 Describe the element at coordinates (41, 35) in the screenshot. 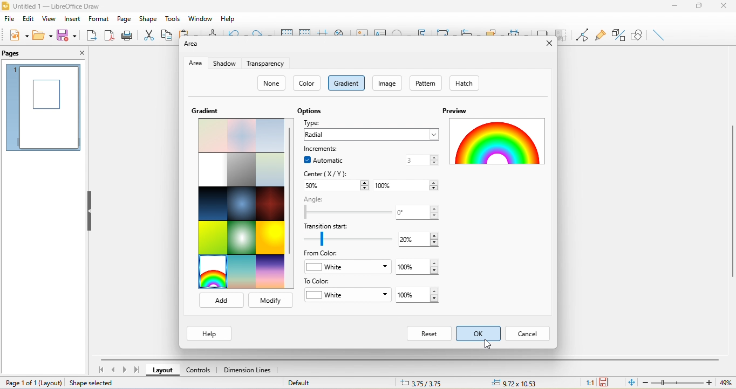

I see `open` at that location.